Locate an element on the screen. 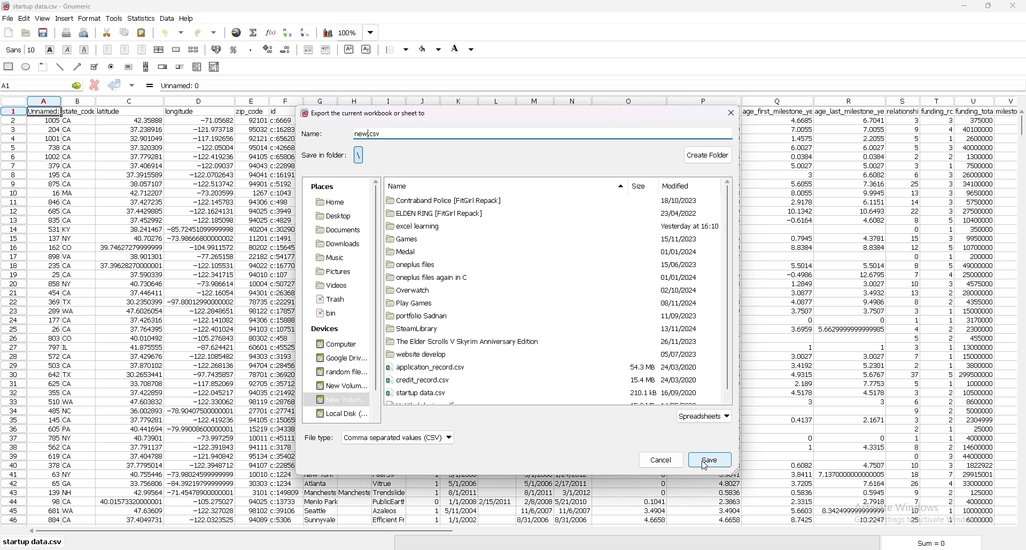 The image size is (1026, 550). resize is located at coordinates (989, 5).